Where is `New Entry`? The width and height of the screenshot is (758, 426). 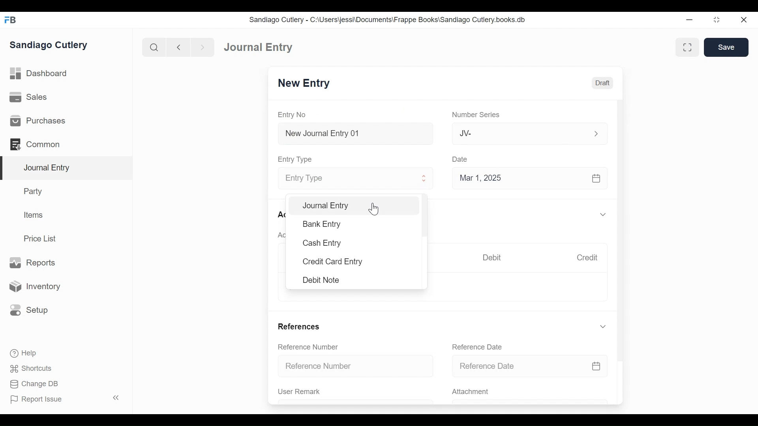
New Entry is located at coordinates (305, 84).